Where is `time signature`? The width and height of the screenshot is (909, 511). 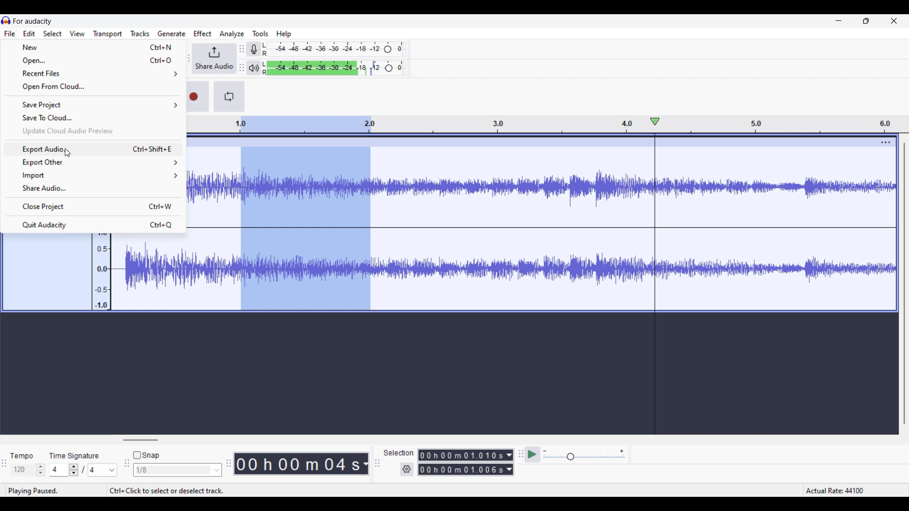
time signature is located at coordinates (74, 456).